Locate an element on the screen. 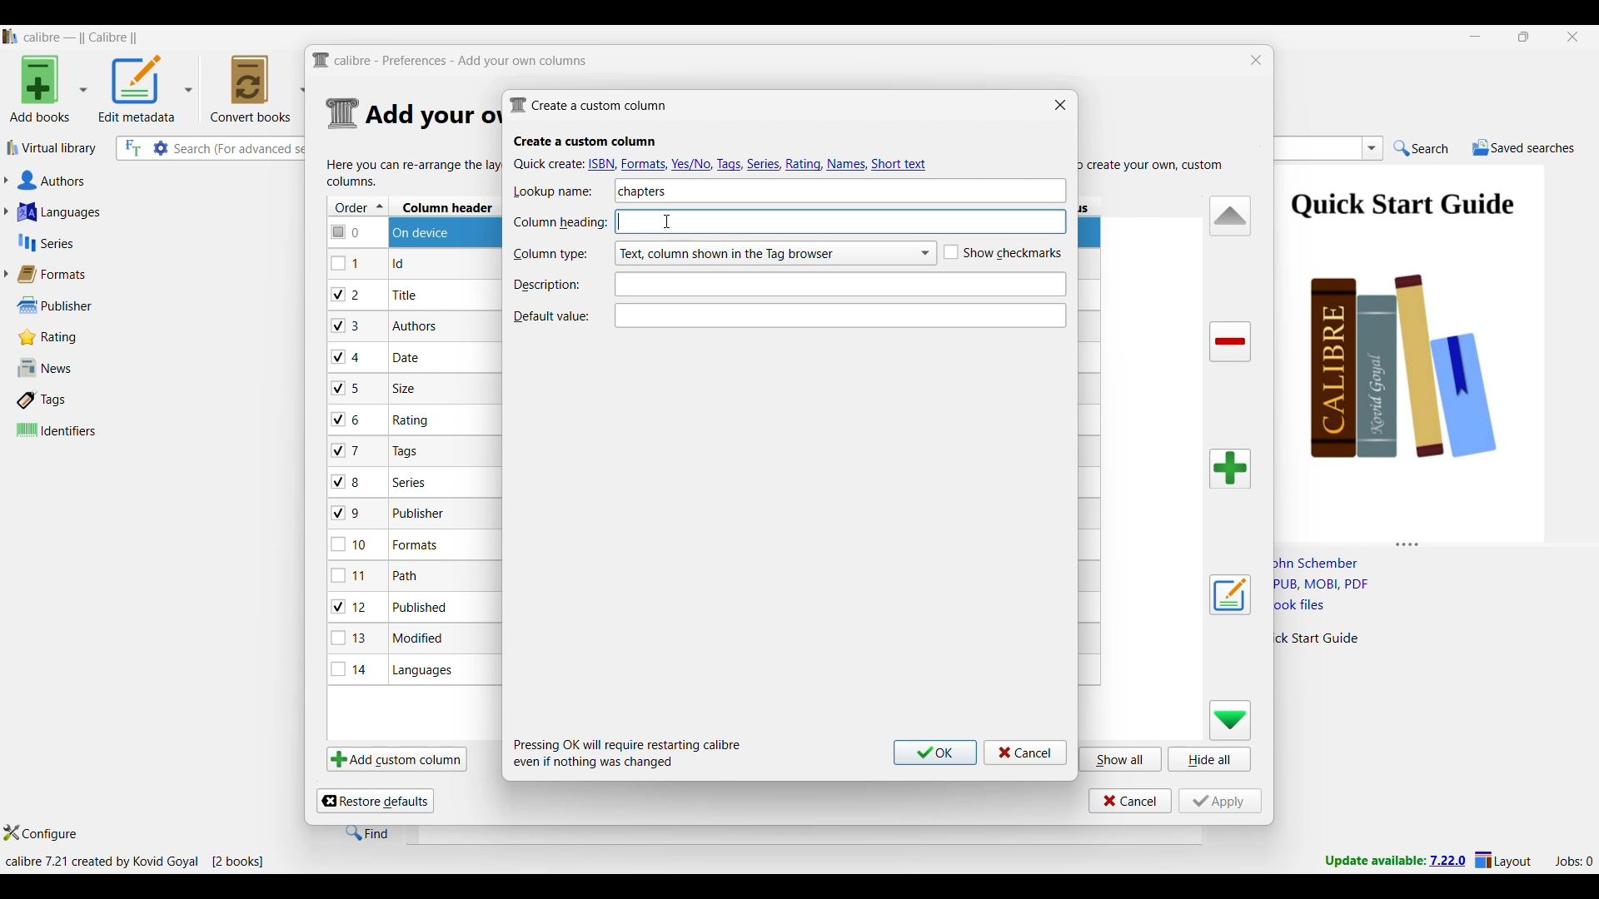 Image resolution: width=1599 pixels, height=899 pixels. Configure is located at coordinates (41, 832).